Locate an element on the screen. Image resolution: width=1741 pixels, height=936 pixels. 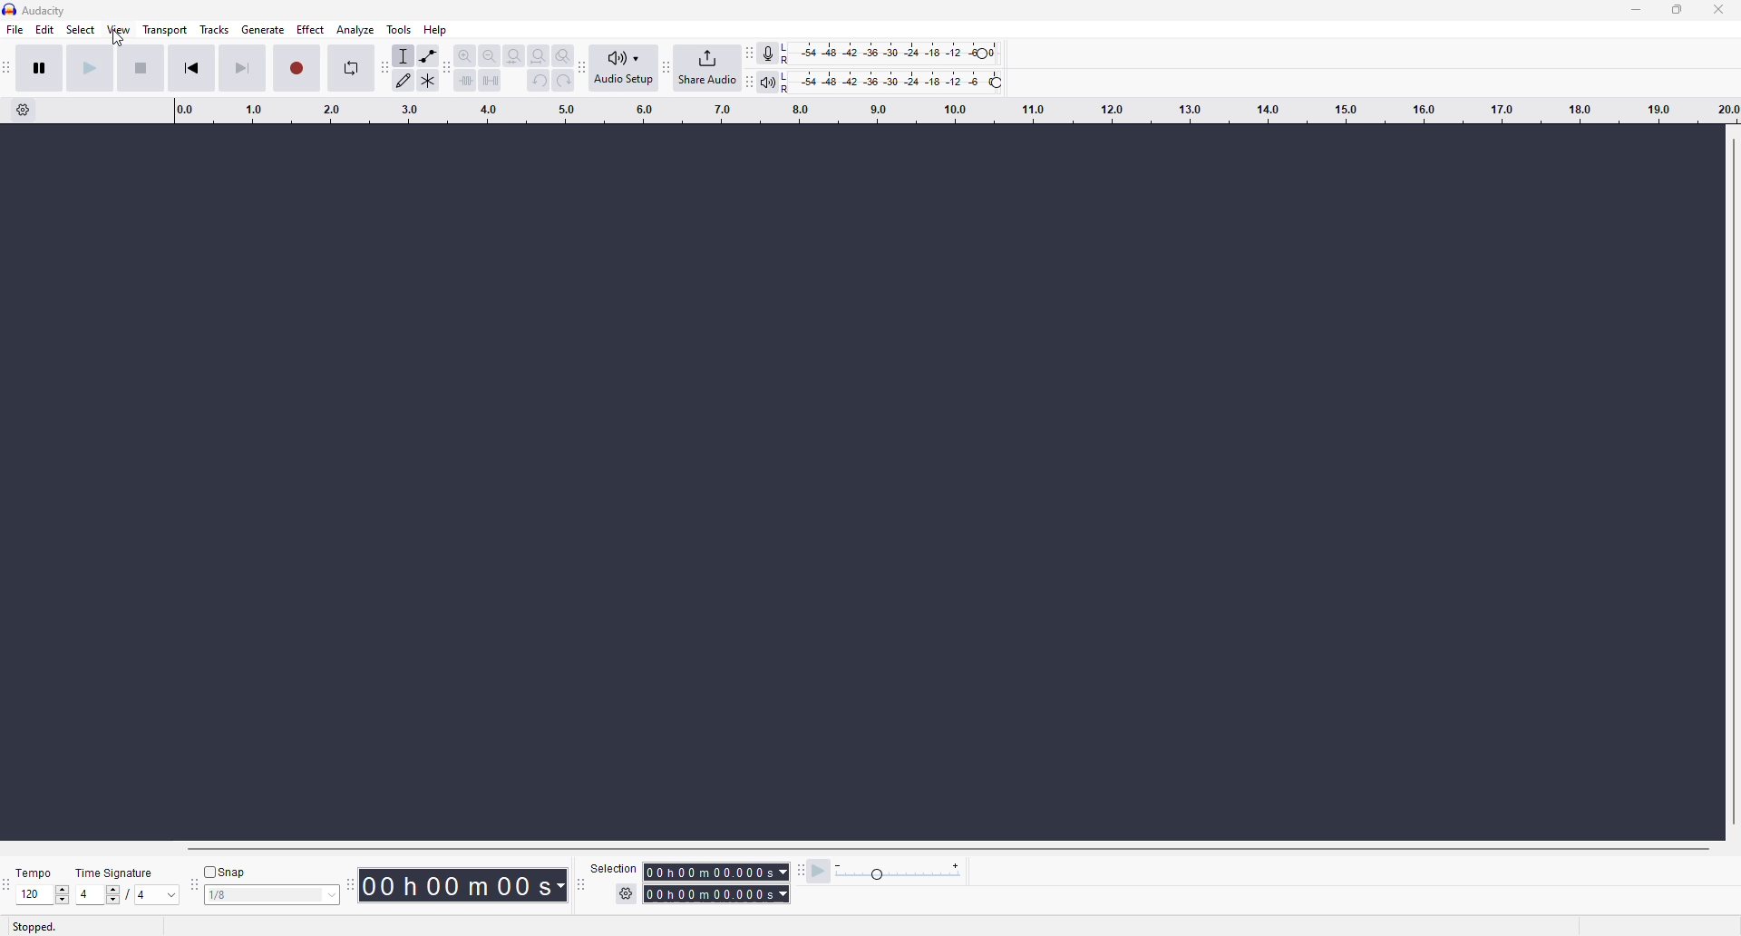
multi tool is located at coordinates (430, 80).